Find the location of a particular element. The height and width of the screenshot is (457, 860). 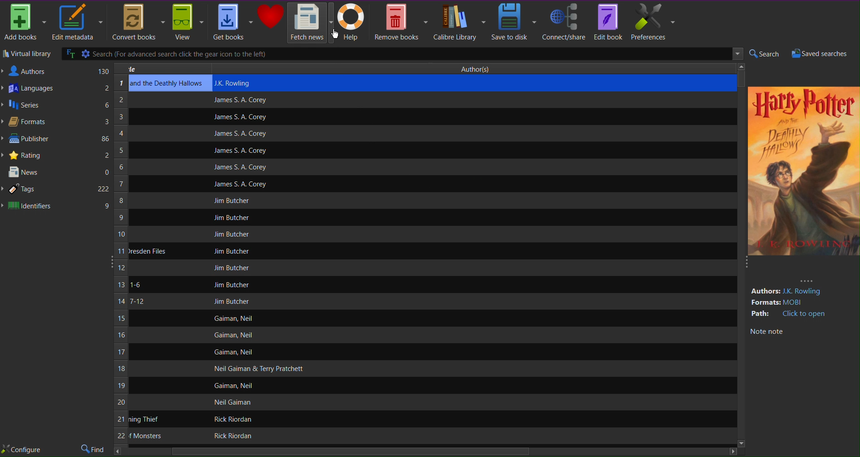

Note note is located at coordinates (766, 332).